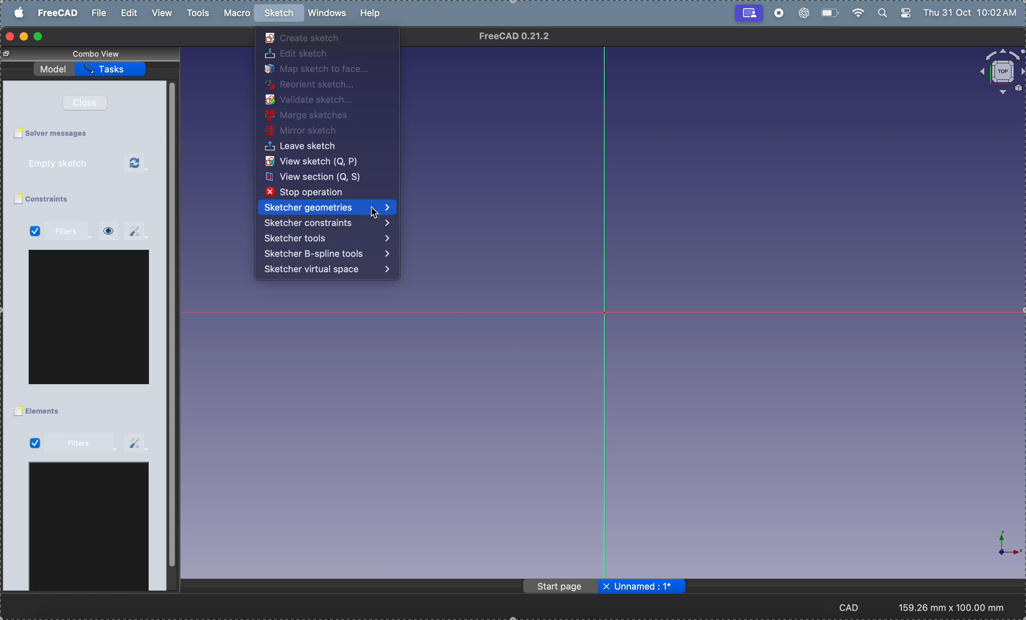 This screenshot has width=1026, height=620. Describe the element at coordinates (17, 412) in the screenshot. I see `Checkbox` at that location.